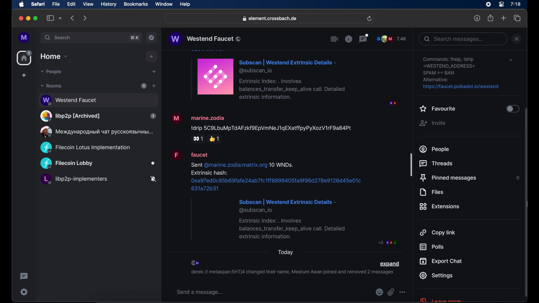  What do you see at coordinates (438, 109) in the screenshot?
I see `favorite` at bounding box center [438, 109].